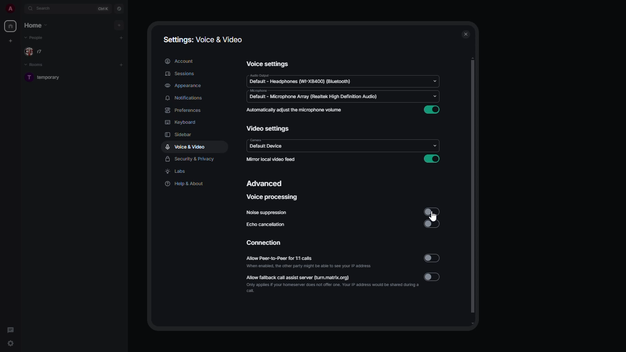 The image size is (626, 352). Describe the element at coordinates (431, 211) in the screenshot. I see `disabled` at that location.